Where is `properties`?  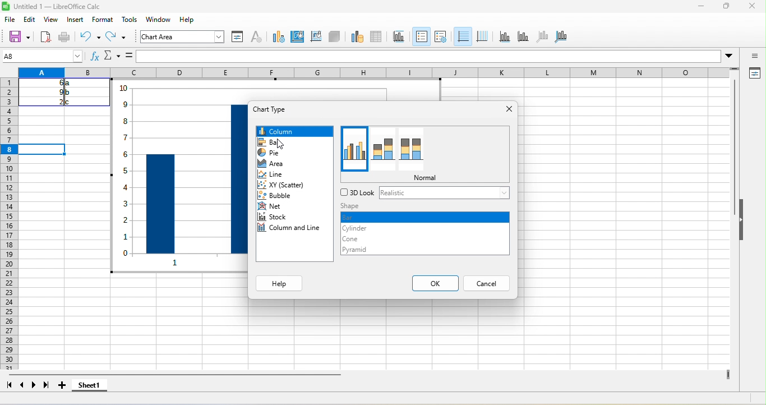
properties is located at coordinates (755, 73).